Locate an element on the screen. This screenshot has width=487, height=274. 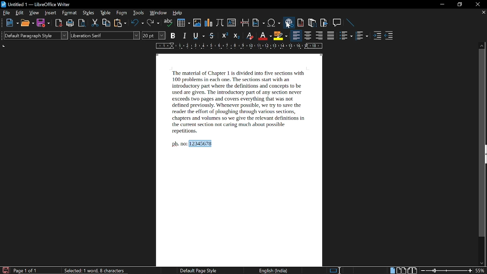
minimize is located at coordinates (442, 5).